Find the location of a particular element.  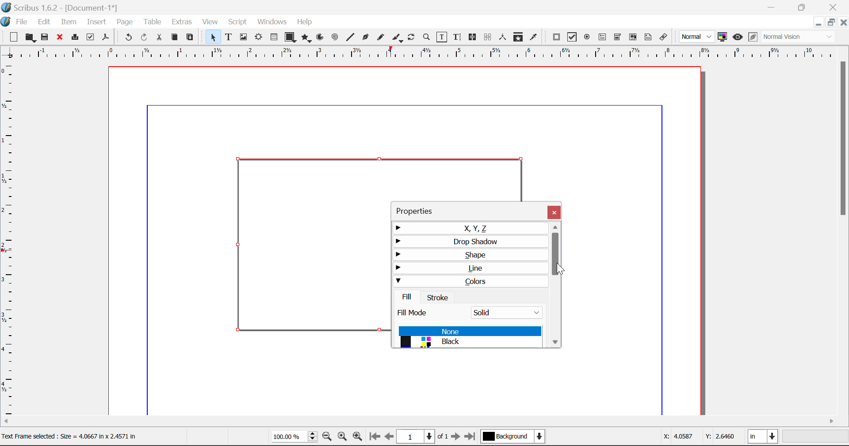

Previous Page is located at coordinates (390, 438).